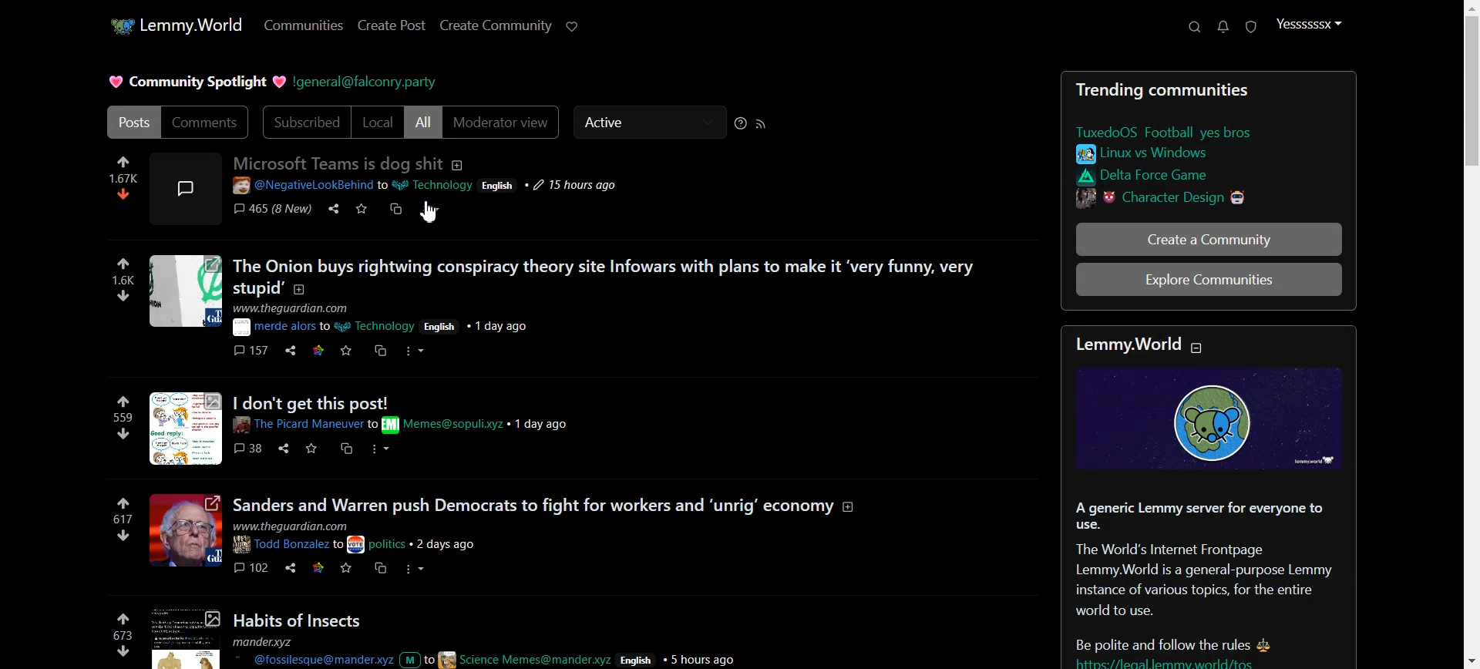 This screenshot has height=669, width=1480. What do you see at coordinates (183, 187) in the screenshot?
I see `image` at bounding box center [183, 187].